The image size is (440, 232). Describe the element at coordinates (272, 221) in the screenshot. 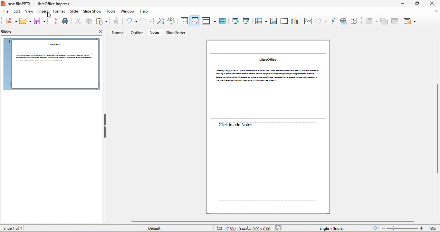

I see `horizontal scrollbar` at that location.